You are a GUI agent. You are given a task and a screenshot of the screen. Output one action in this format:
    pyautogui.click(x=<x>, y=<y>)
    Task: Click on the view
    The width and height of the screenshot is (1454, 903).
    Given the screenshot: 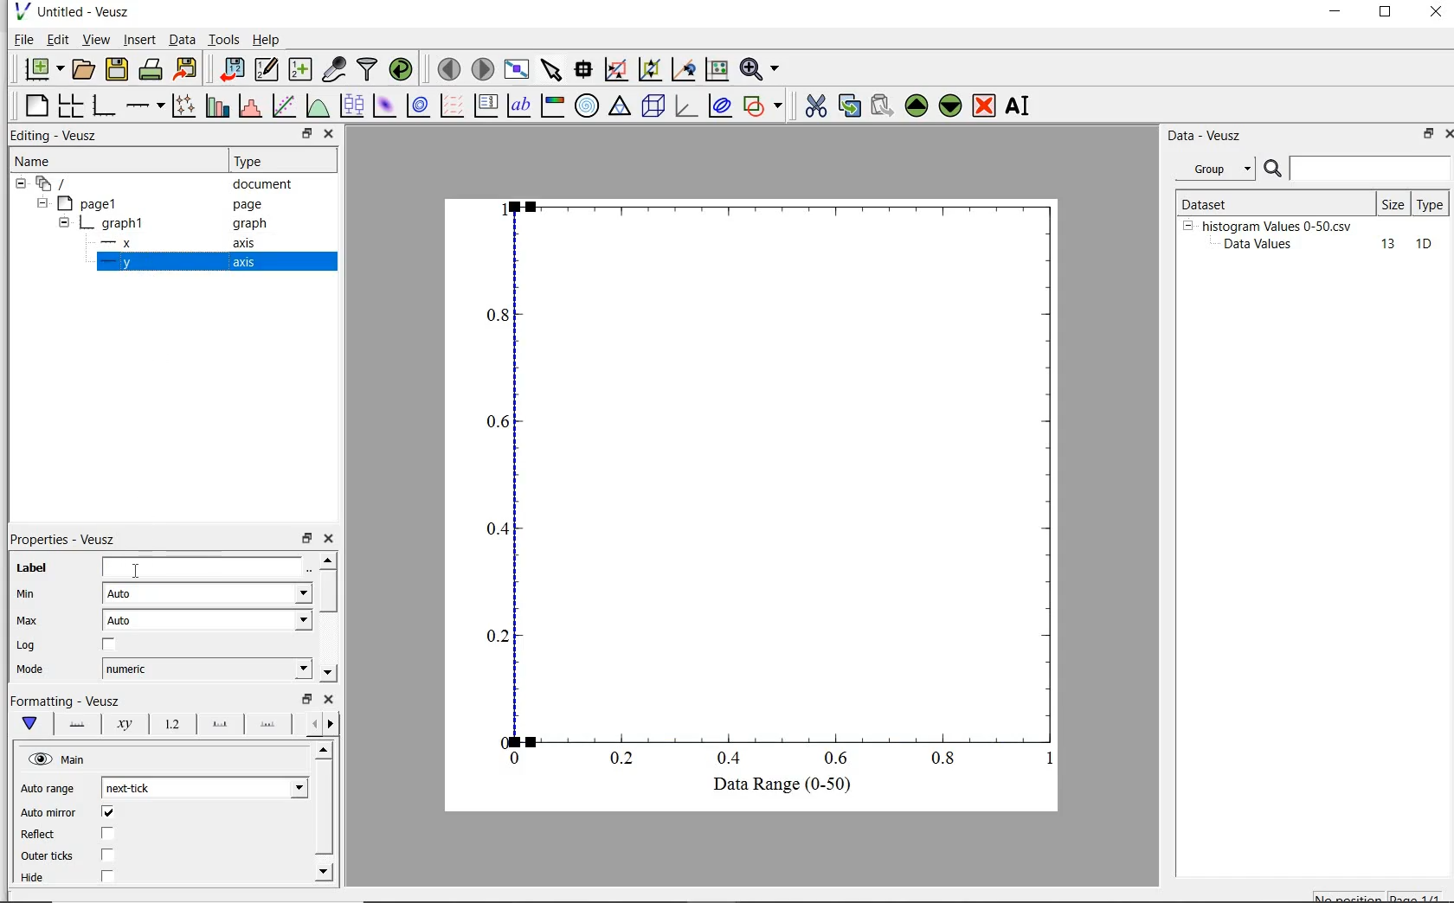 What is the action you would take?
    pyautogui.click(x=99, y=39)
    